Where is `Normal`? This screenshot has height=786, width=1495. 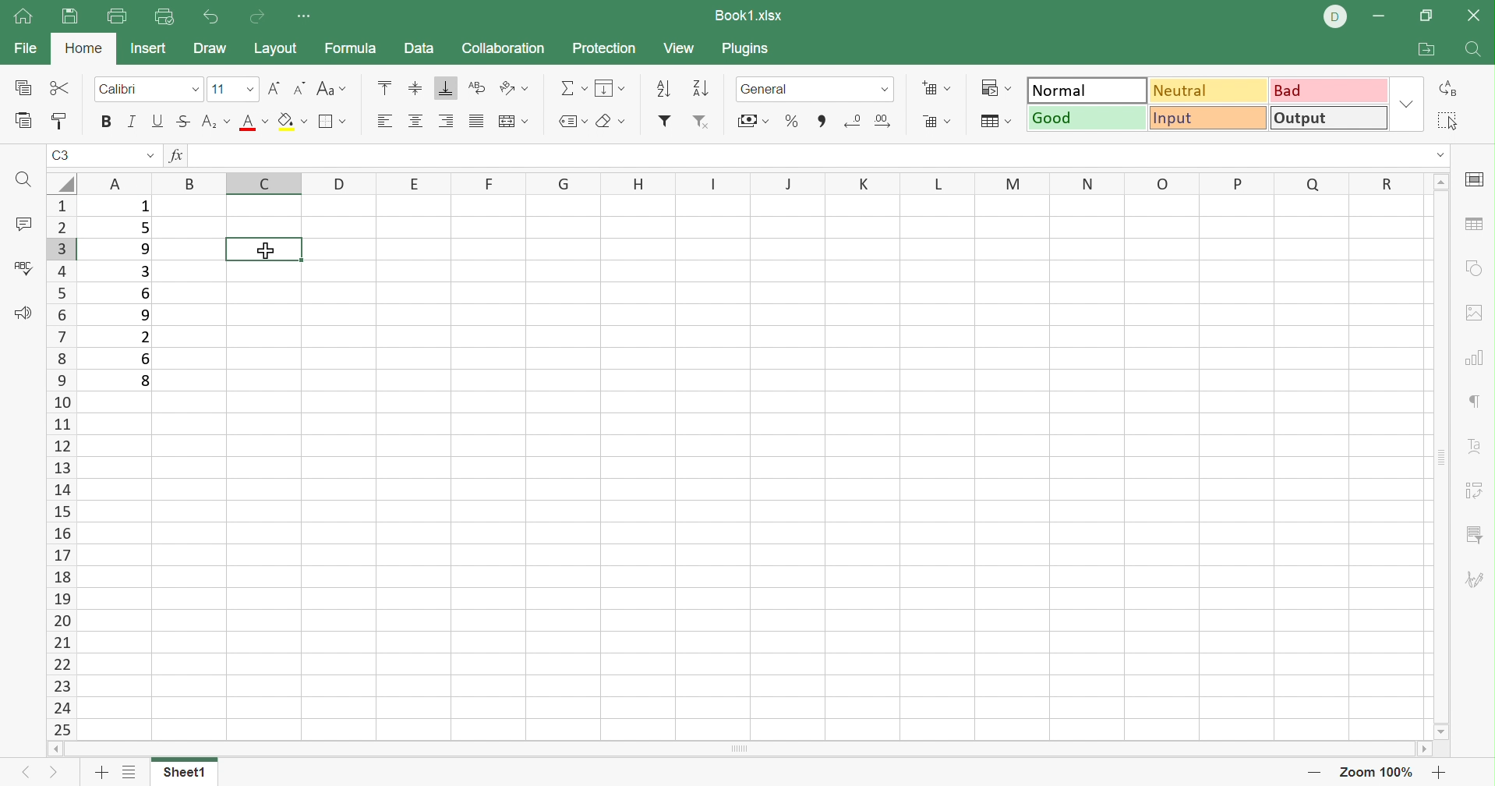
Normal is located at coordinates (1088, 89).